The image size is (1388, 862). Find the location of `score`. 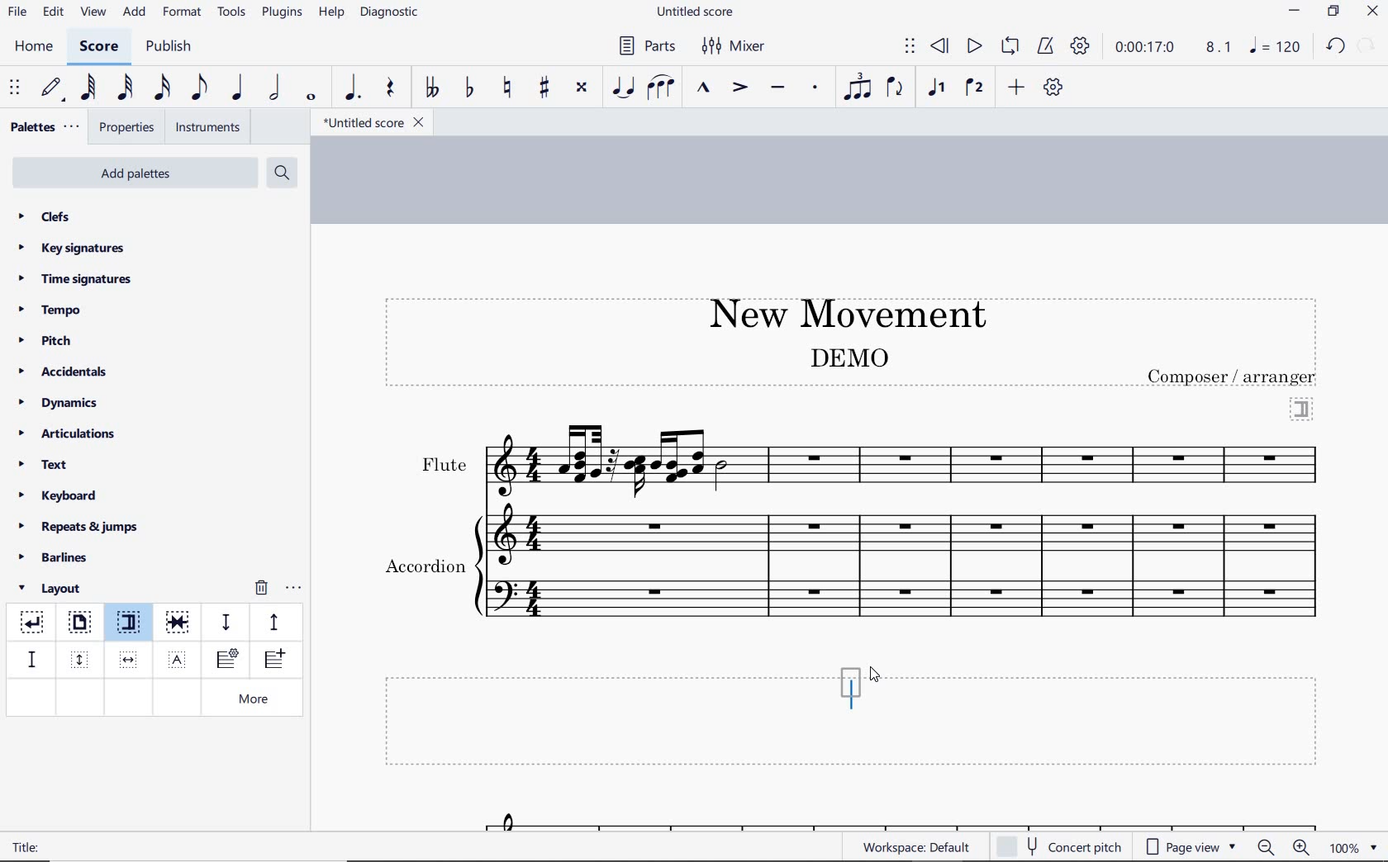

score is located at coordinates (99, 49).